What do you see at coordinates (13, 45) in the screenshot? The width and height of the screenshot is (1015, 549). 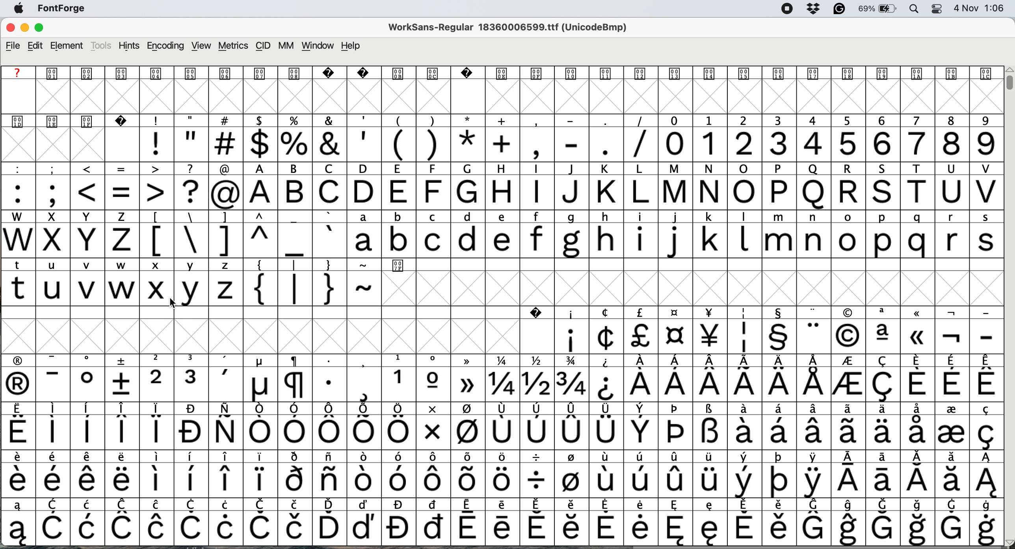 I see `file` at bounding box center [13, 45].